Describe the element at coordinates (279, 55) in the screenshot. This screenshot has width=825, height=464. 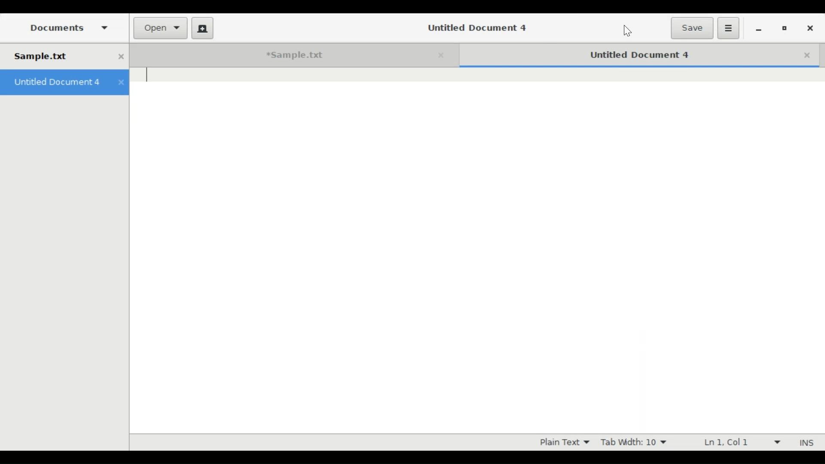
I see `*Sample.txt tab` at that location.